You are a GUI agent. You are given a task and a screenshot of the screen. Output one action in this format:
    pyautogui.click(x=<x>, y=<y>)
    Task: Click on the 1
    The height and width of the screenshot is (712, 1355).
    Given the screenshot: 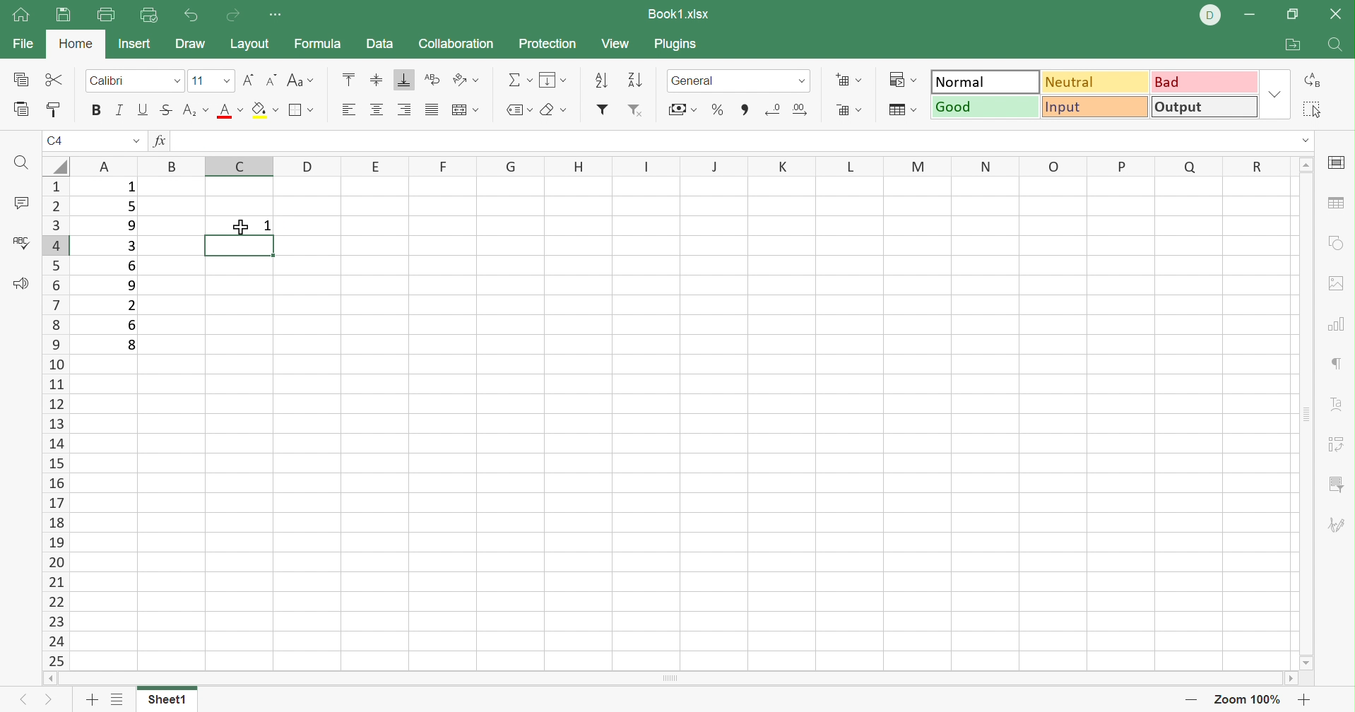 What is the action you would take?
    pyautogui.click(x=266, y=226)
    